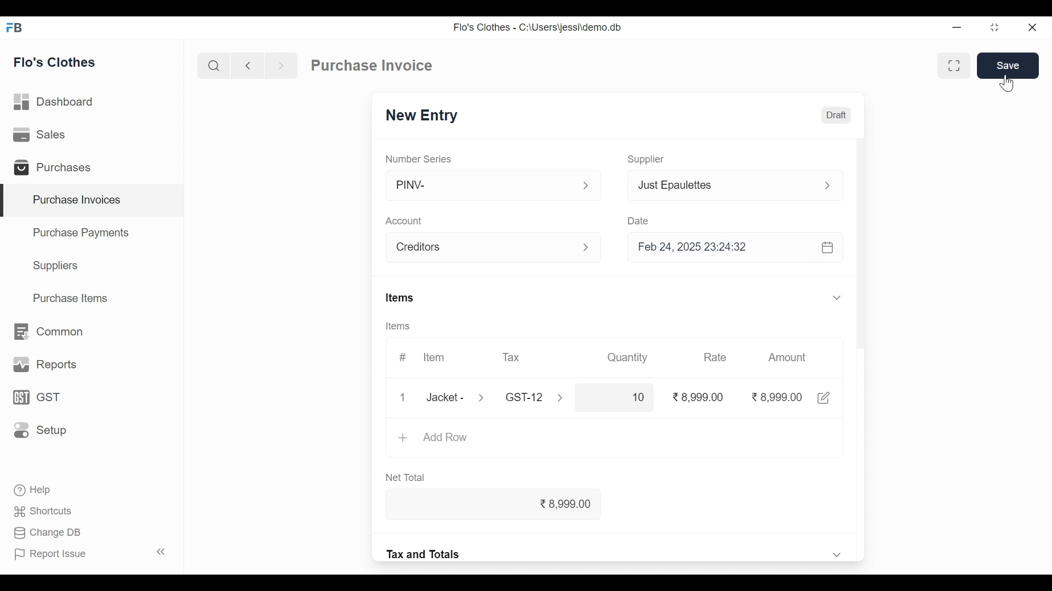 This screenshot has width=1052, height=591. Describe the element at coordinates (37, 431) in the screenshot. I see `Setup` at that location.